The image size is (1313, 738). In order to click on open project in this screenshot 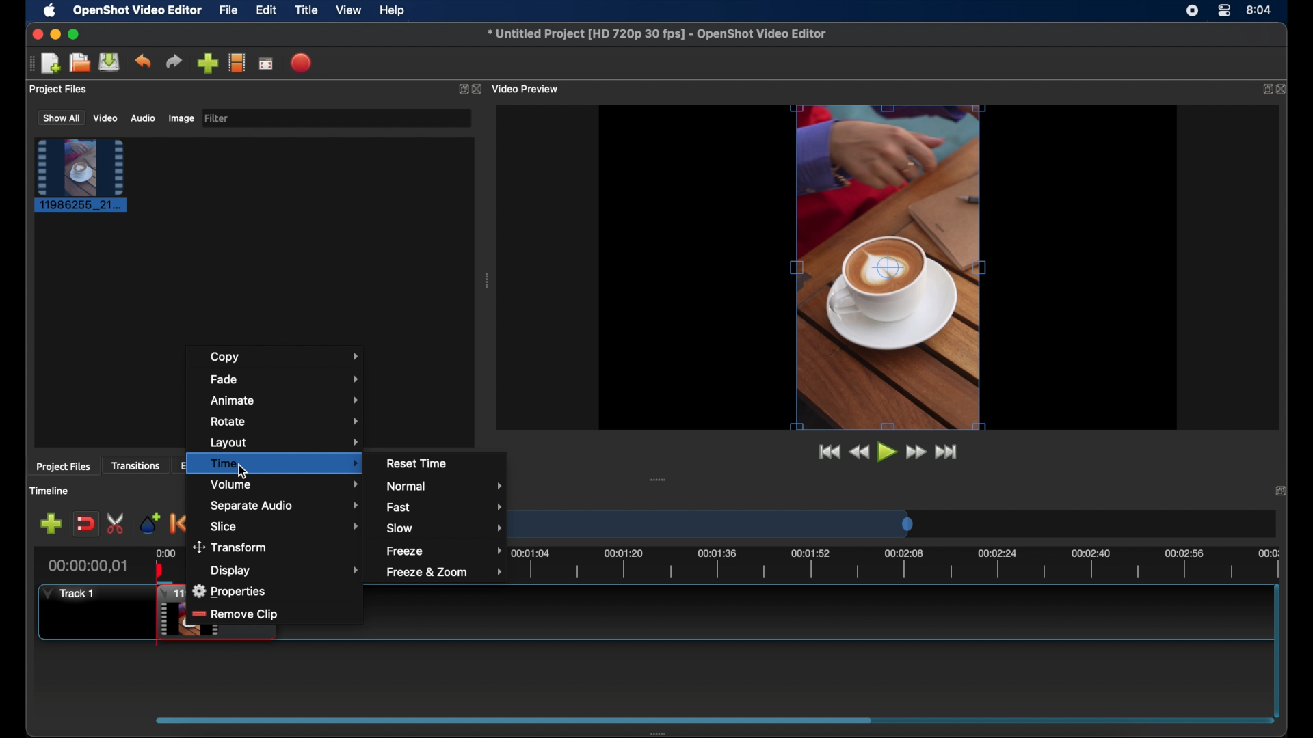, I will do `click(79, 63)`.